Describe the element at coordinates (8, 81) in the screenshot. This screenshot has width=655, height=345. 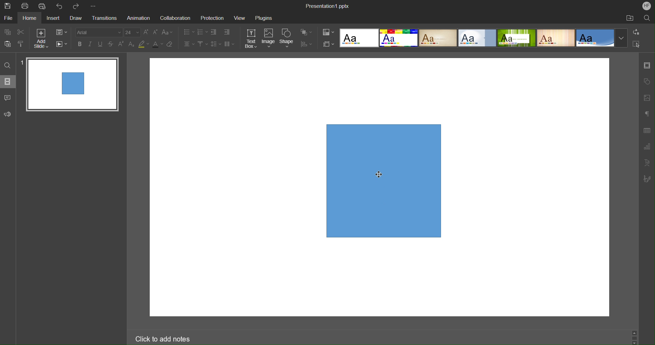
I see `Slides` at that location.